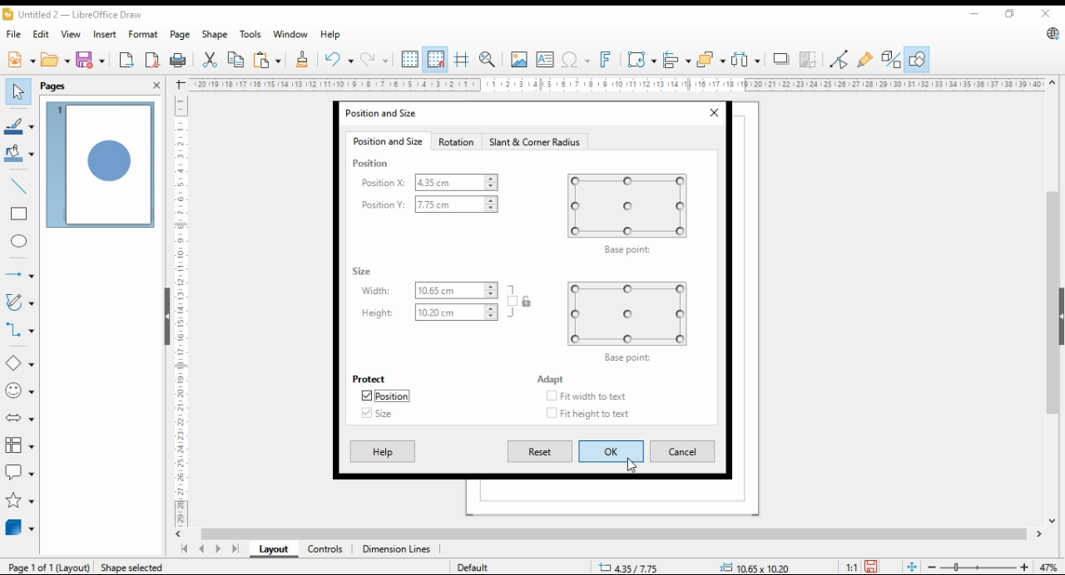 The width and height of the screenshot is (1065, 575). Describe the element at coordinates (1052, 34) in the screenshot. I see `libreoffice update` at that location.